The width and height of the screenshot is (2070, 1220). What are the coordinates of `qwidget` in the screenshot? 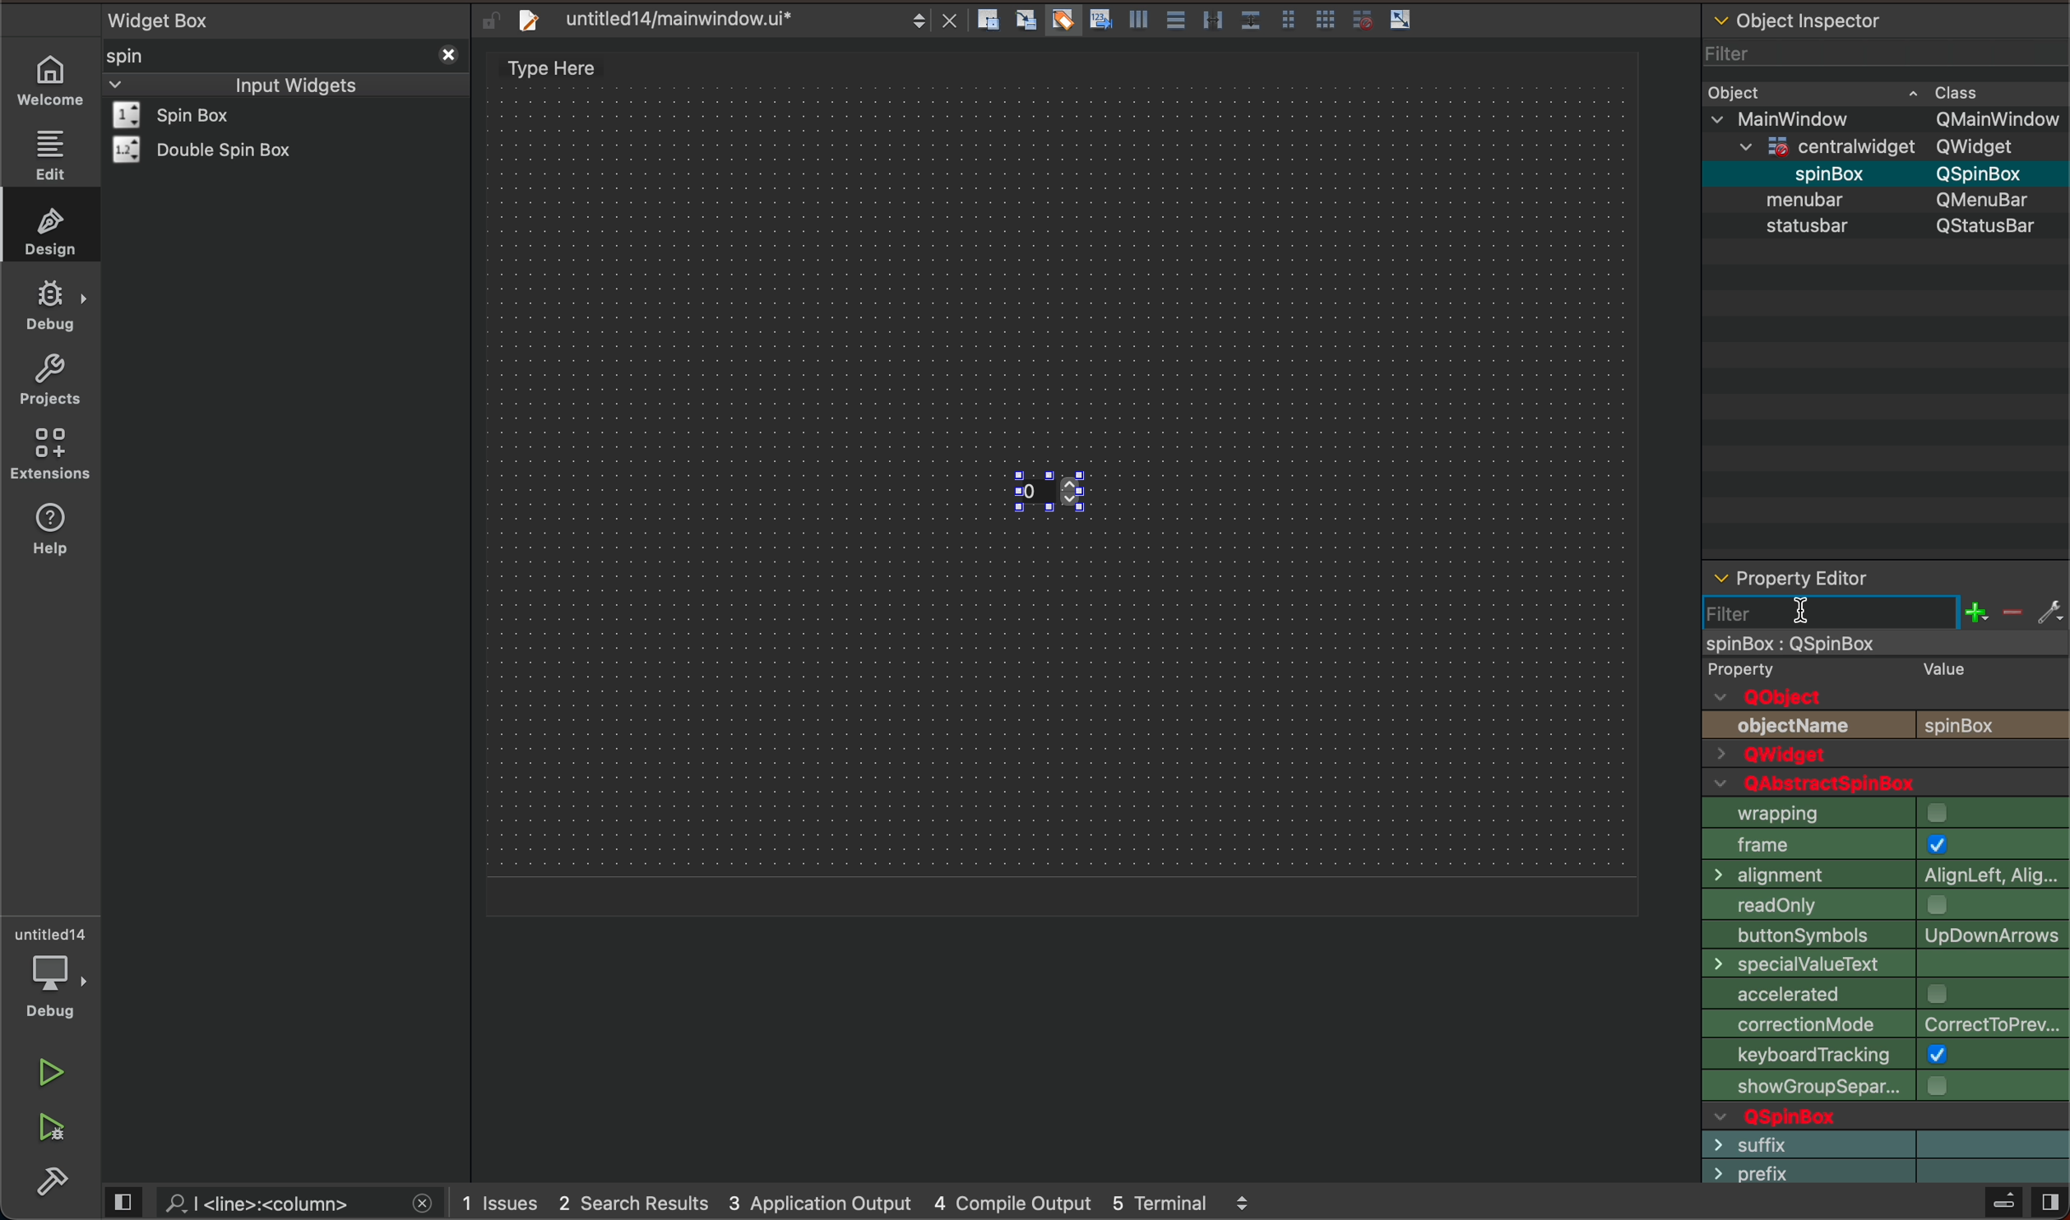 It's located at (1885, 756).